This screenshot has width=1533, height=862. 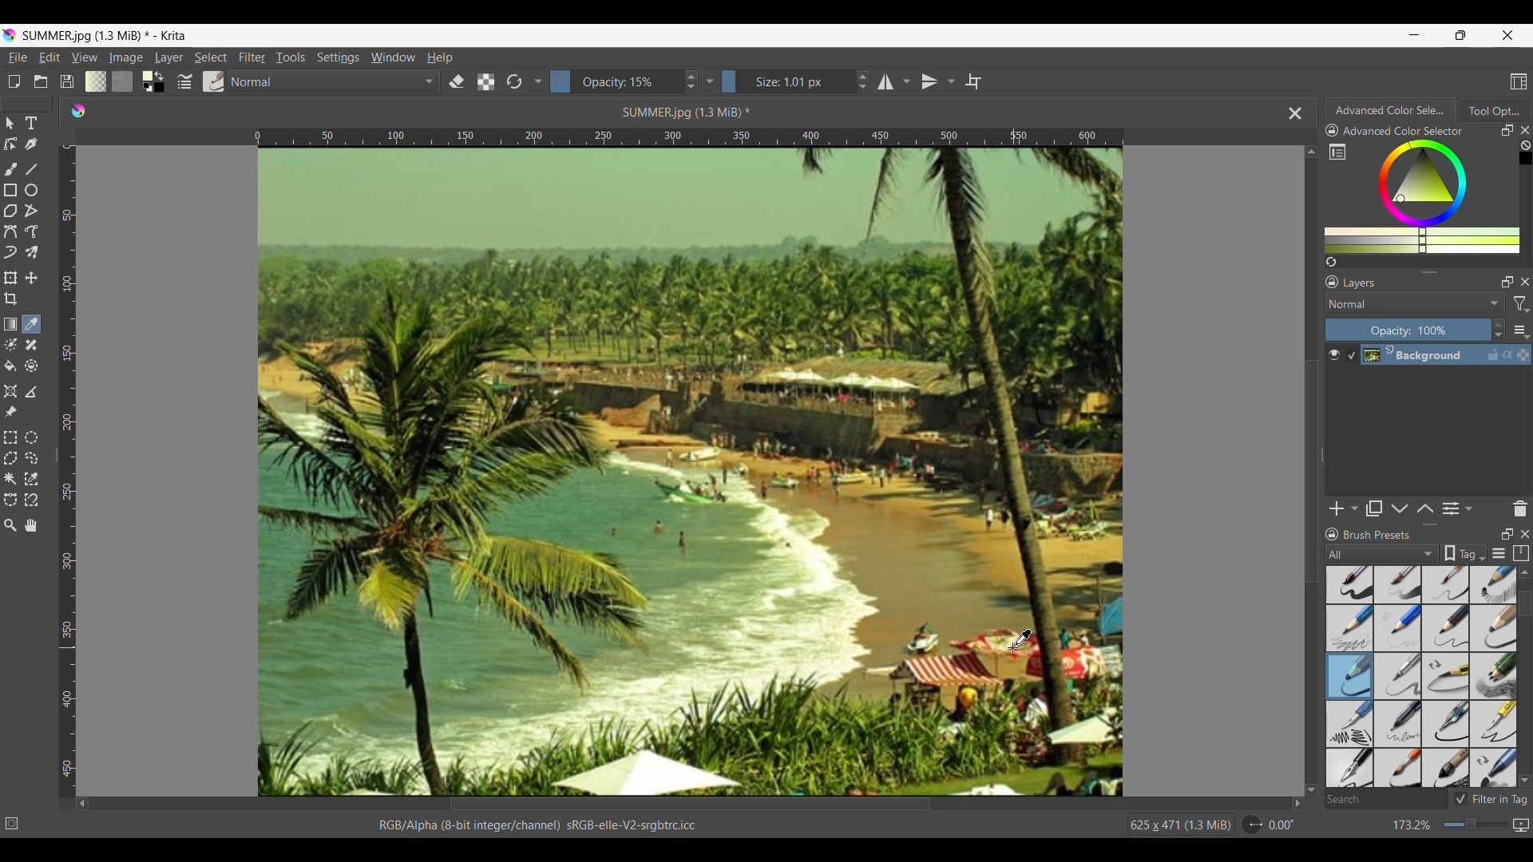 I want to click on Layer property settings, so click(x=1468, y=508).